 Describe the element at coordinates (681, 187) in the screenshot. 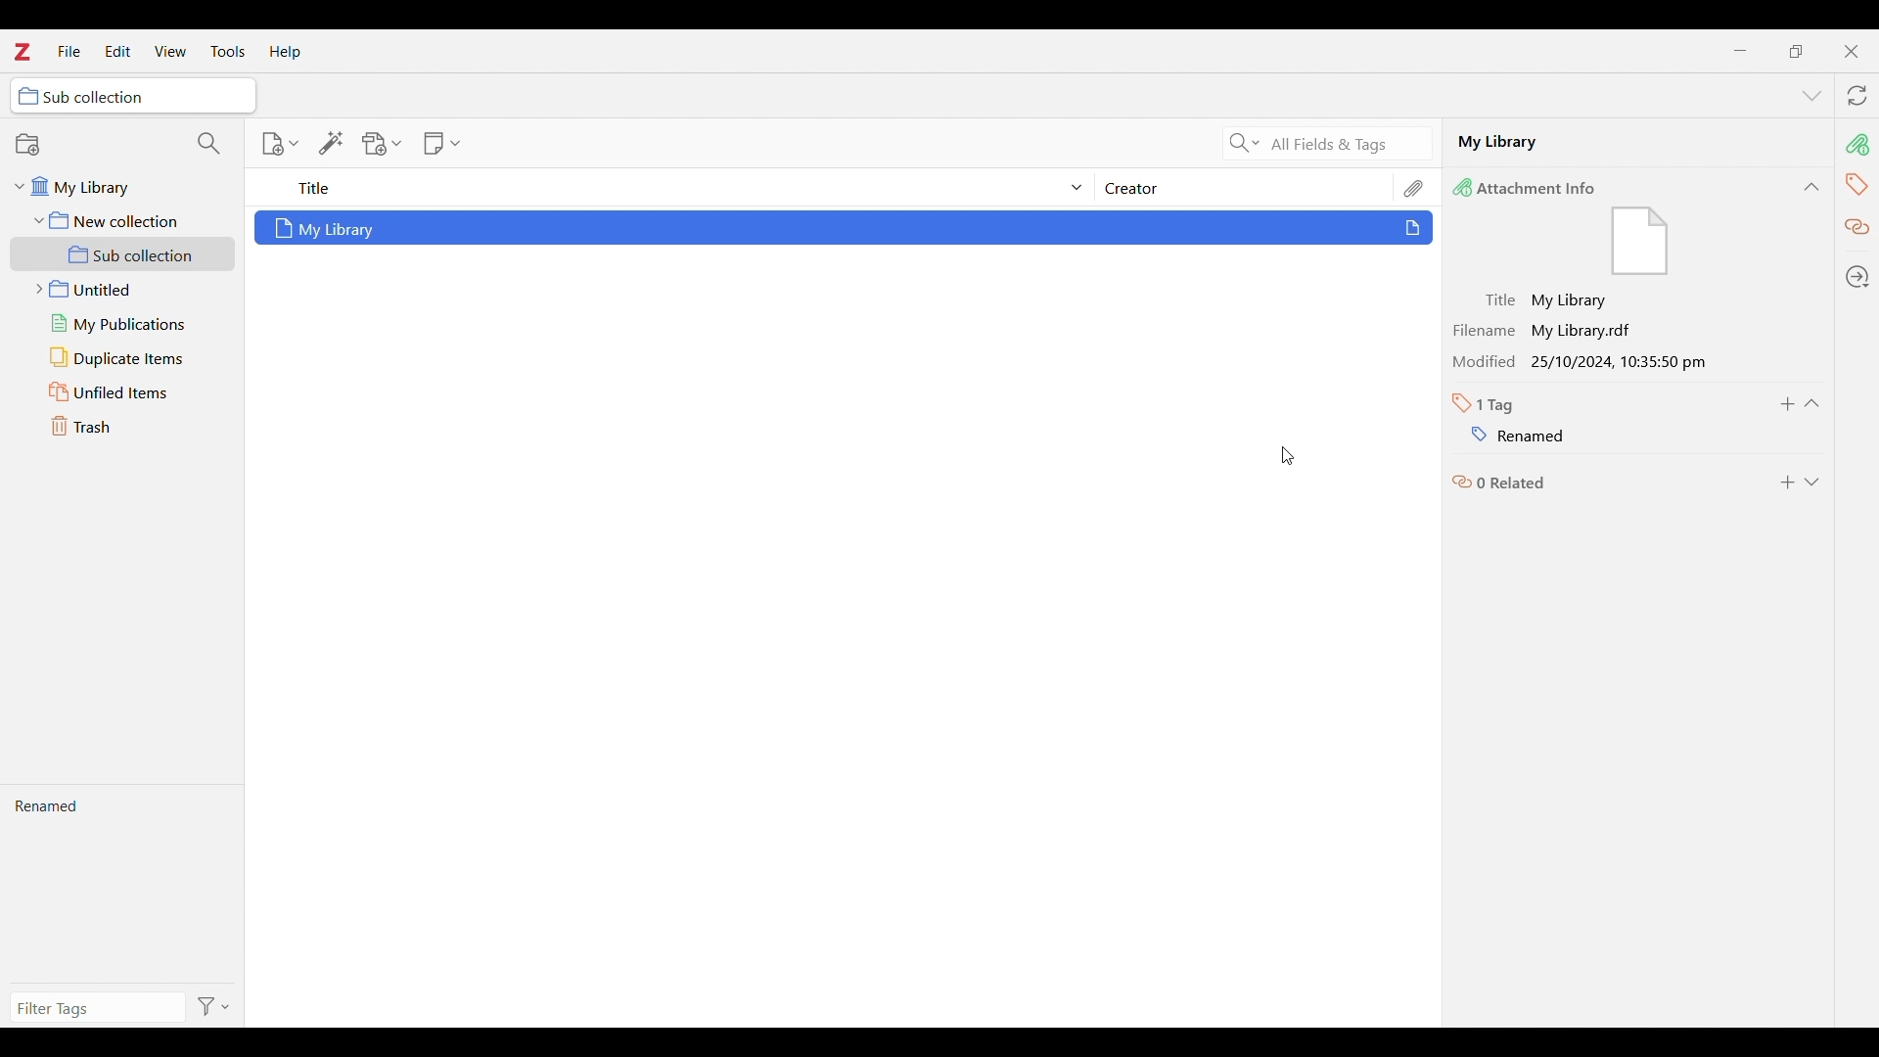

I see `Sort title column` at that location.